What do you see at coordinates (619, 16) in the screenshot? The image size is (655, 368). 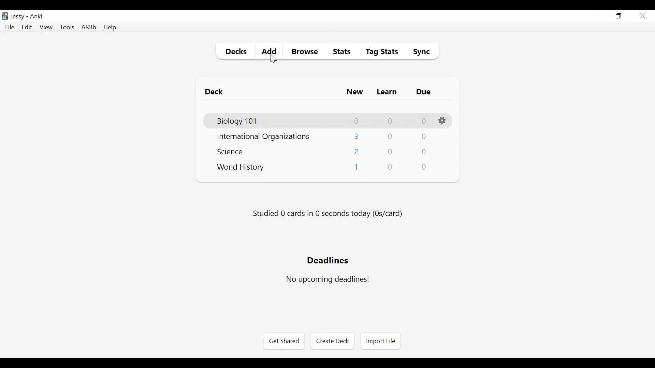 I see `Restore` at bounding box center [619, 16].